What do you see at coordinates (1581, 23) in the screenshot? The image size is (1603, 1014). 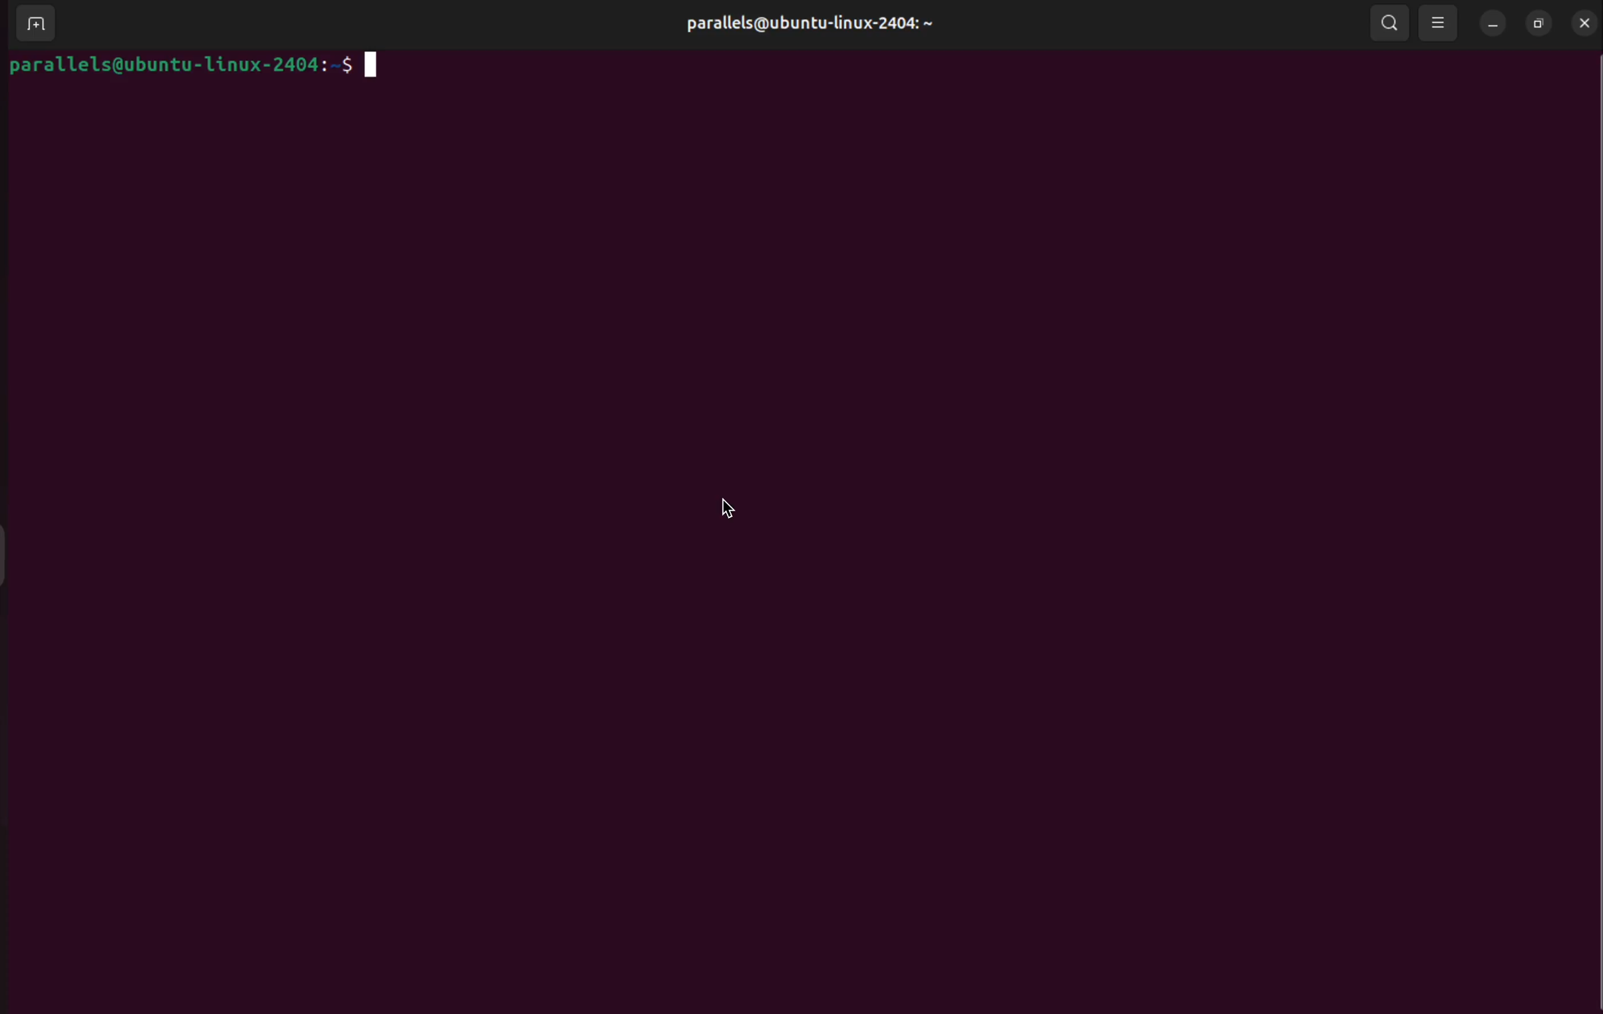 I see `close` at bounding box center [1581, 23].